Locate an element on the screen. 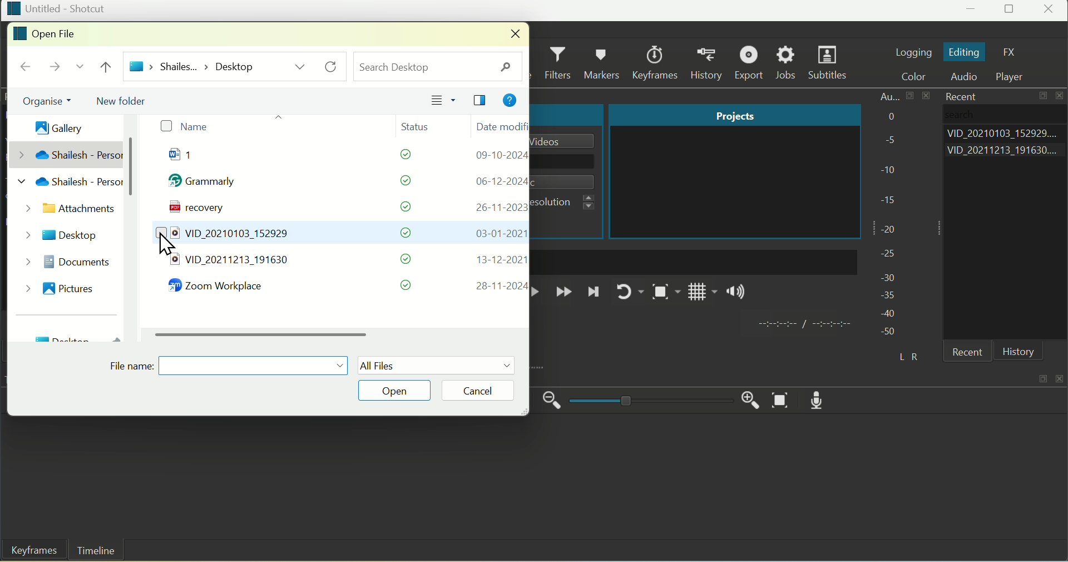  status is located at coordinates (400, 206).